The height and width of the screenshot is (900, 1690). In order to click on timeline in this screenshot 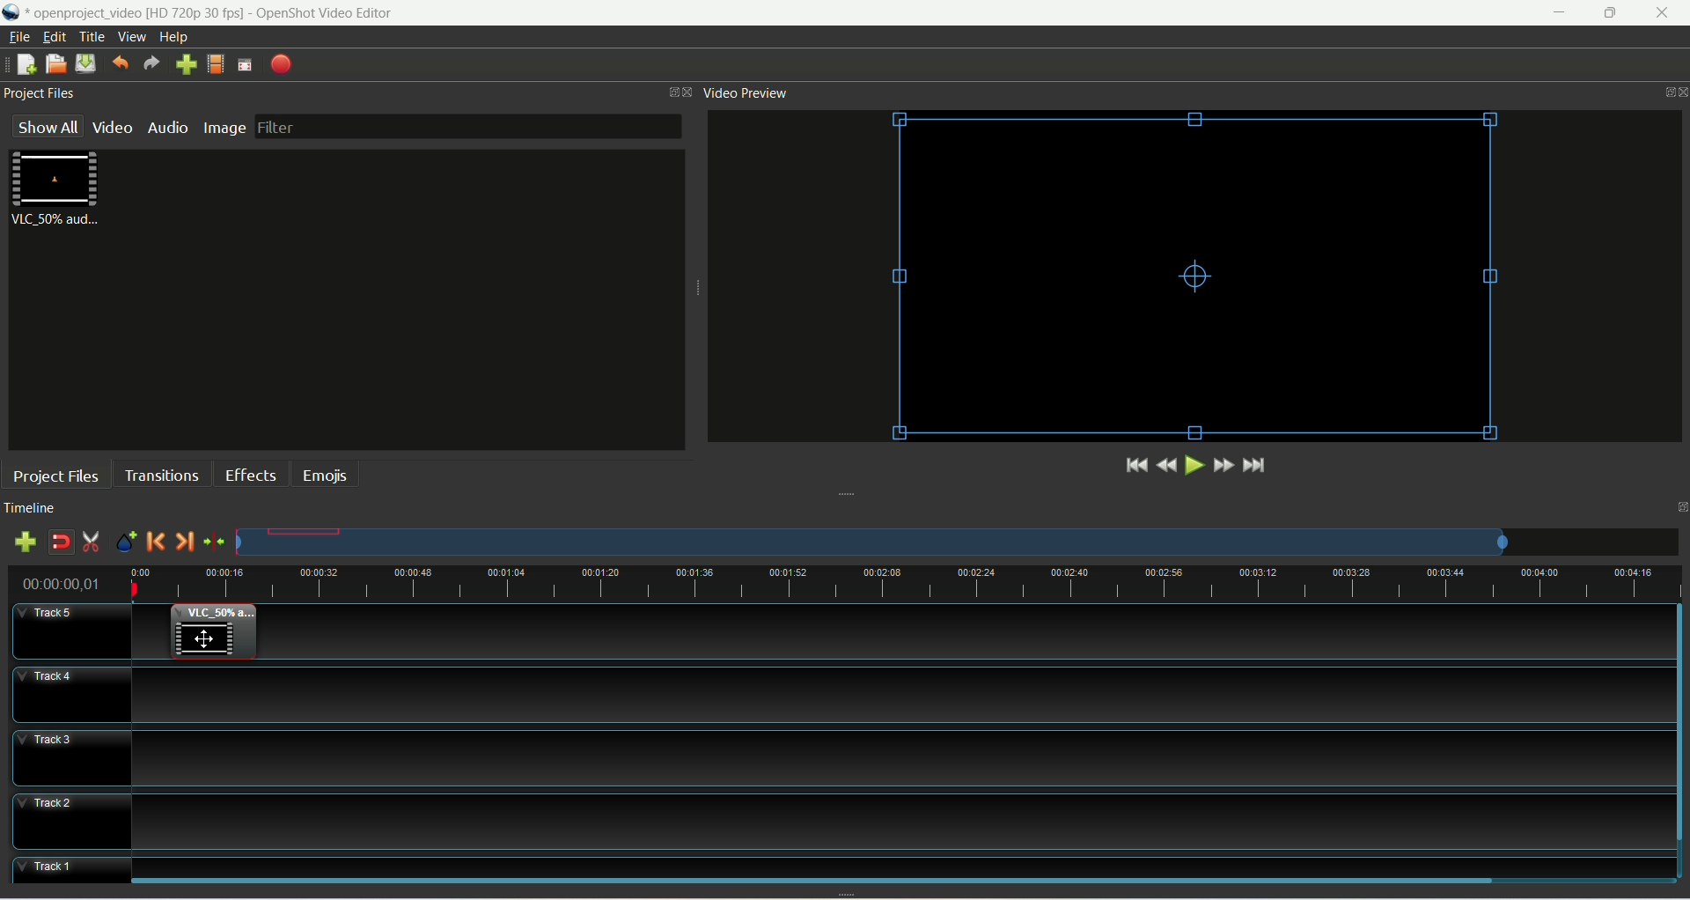, I will do `click(34, 508)`.